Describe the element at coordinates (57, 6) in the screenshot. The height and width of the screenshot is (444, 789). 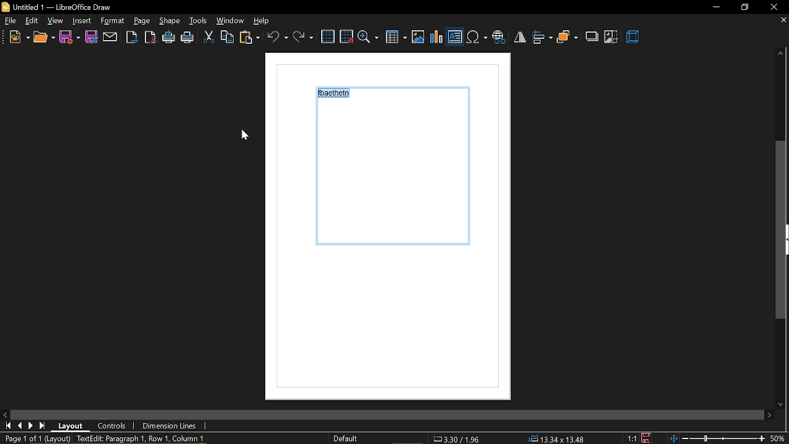
I see `Untitled 1 - LibreOffice Draw` at that location.